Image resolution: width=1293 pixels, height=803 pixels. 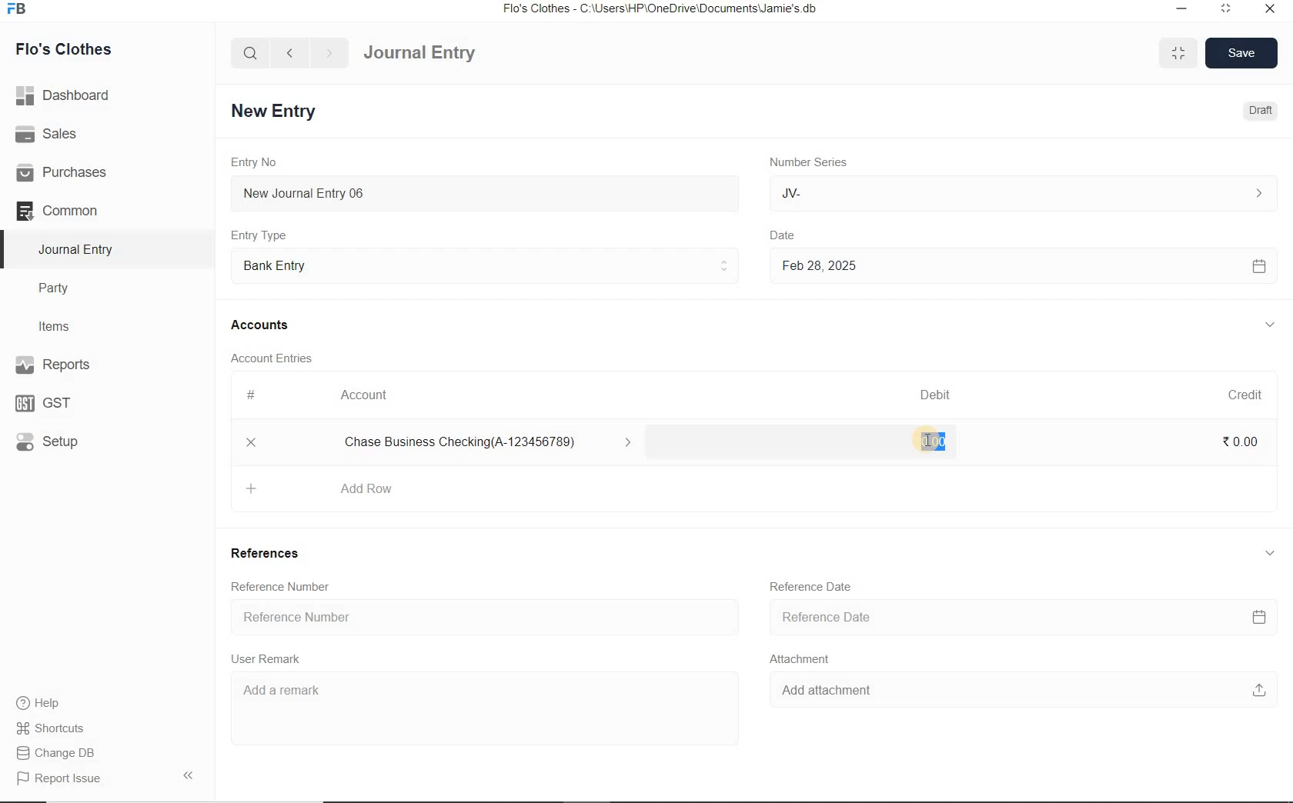 What do you see at coordinates (931, 442) in the screenshot?
I see `₹ 0.00` at bounding box center [931, 442].